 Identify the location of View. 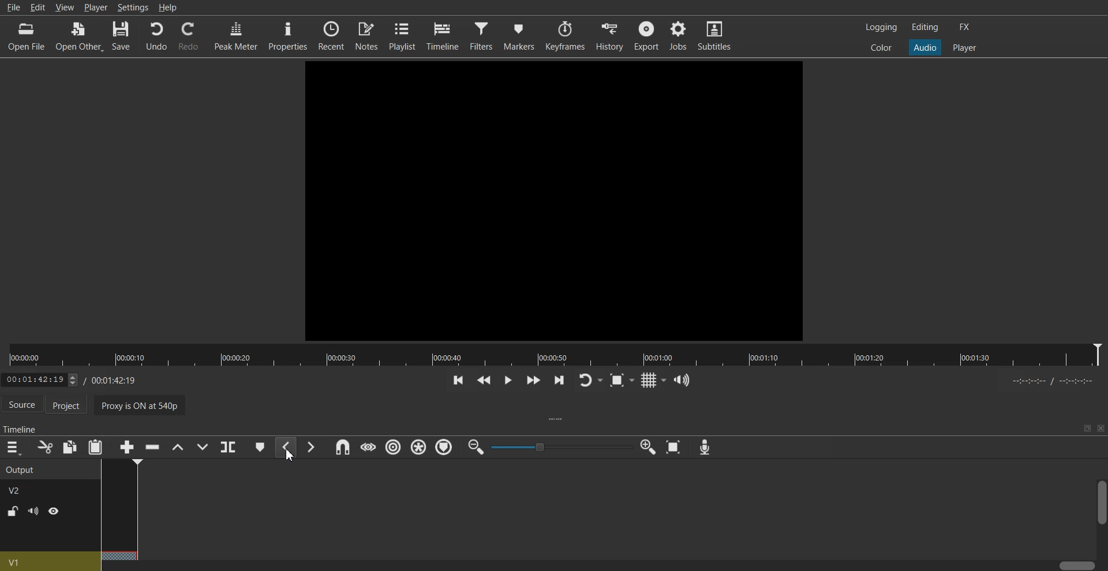
(65, 7).